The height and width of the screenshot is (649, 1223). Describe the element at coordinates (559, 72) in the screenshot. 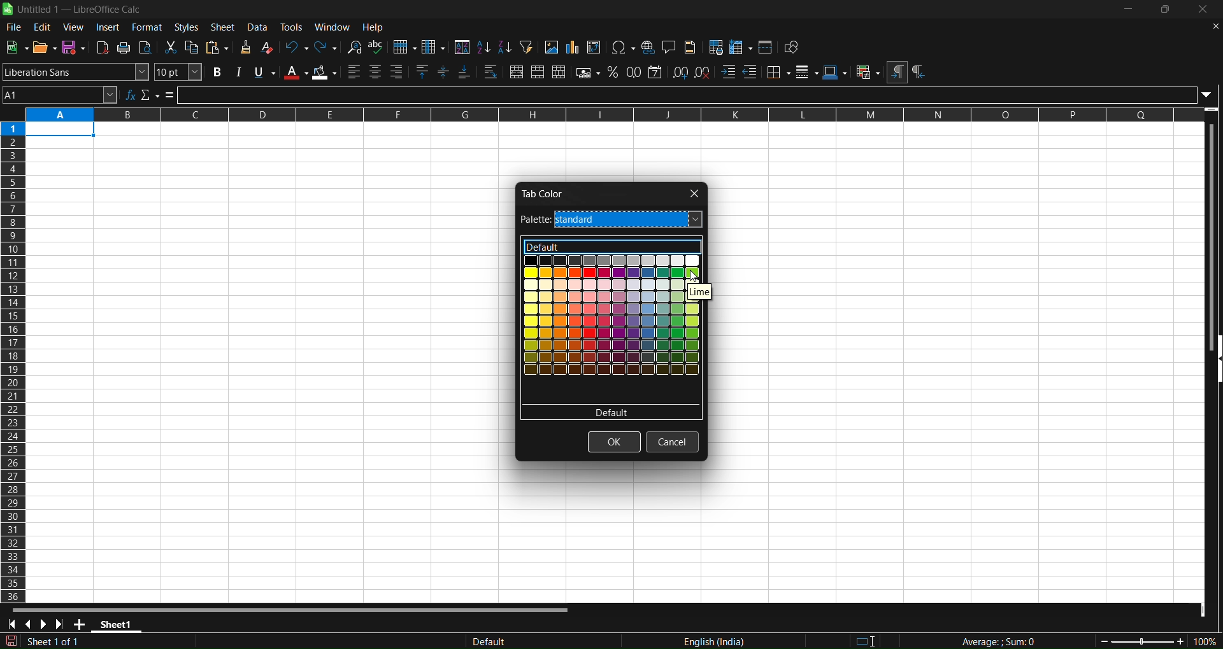

I see `unmerge cells` at that location.